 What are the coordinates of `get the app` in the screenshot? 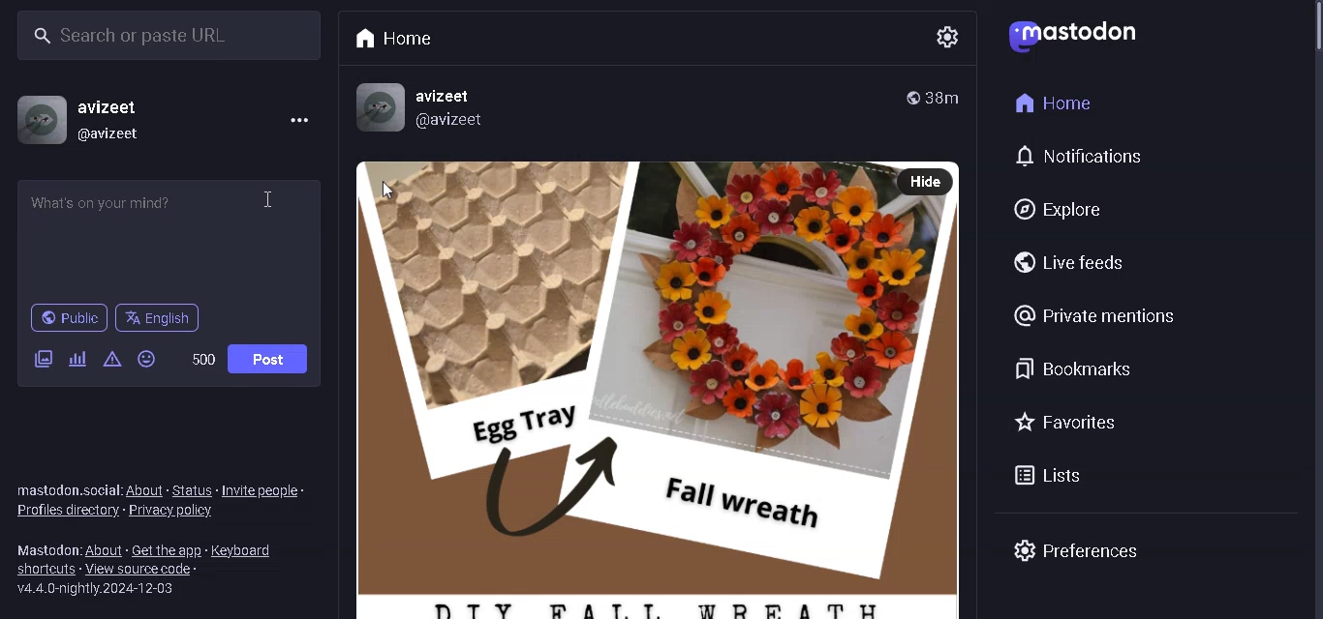 It's located at (165, 548).